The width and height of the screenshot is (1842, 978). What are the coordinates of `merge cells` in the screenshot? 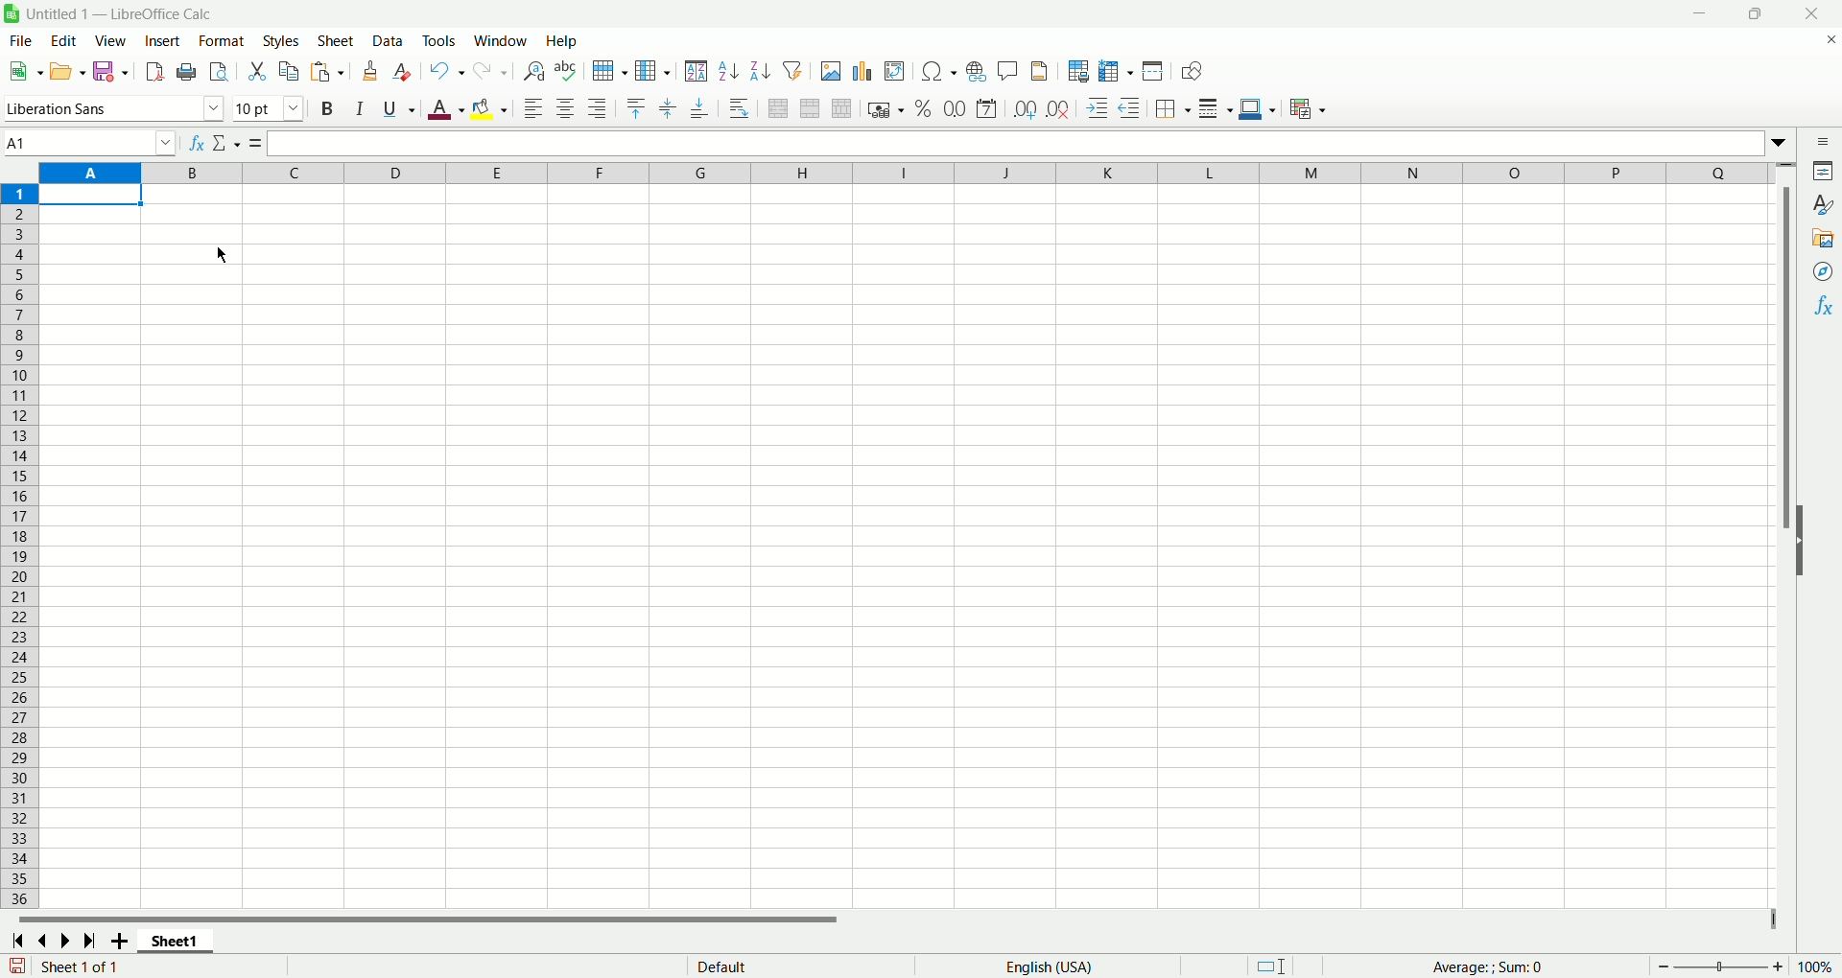 It's located at (813, 108).